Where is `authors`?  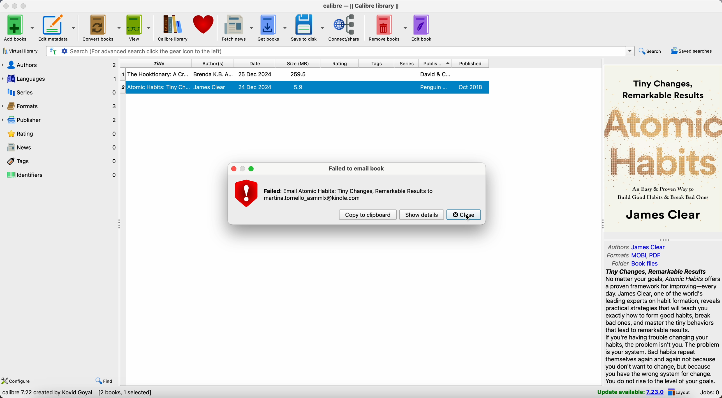
authors is located at coordinates (59, 66).